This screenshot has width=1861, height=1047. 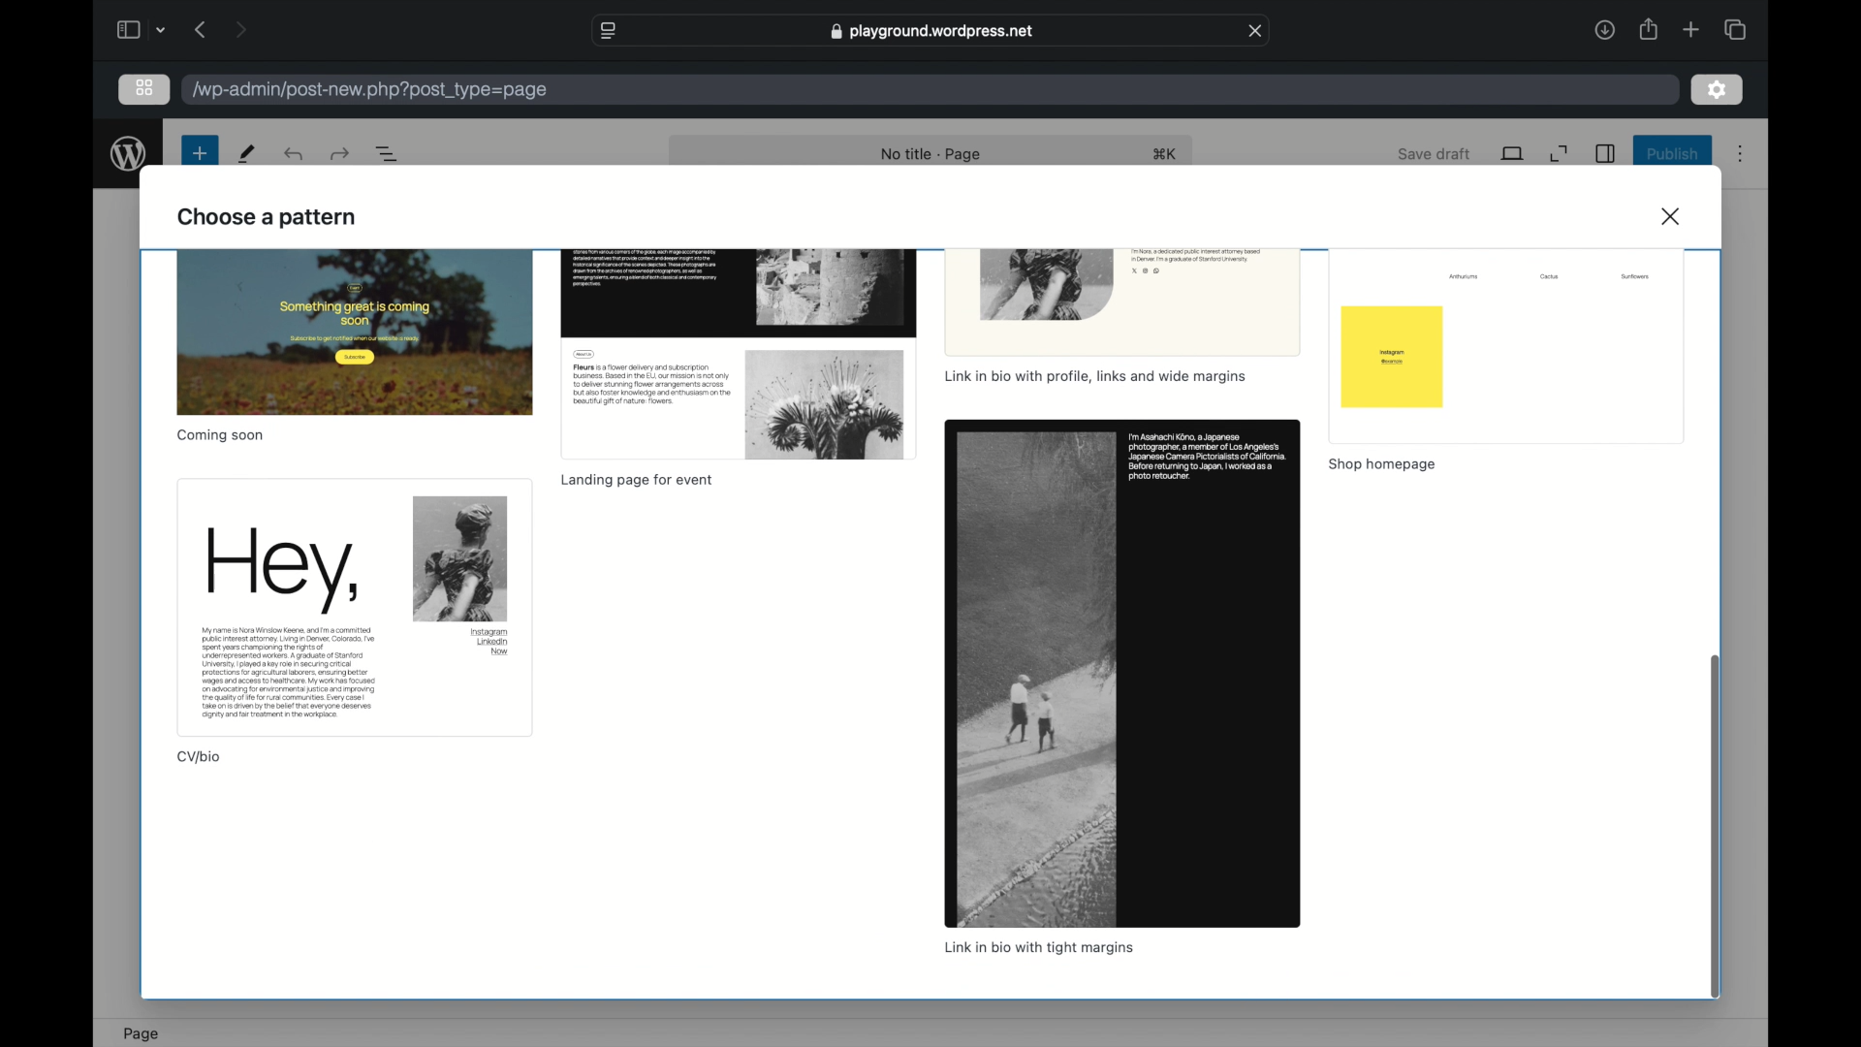 What do you see at coordinates (353, 607) in the screenshot?
I see `preview` at bounding box center [353, 607].